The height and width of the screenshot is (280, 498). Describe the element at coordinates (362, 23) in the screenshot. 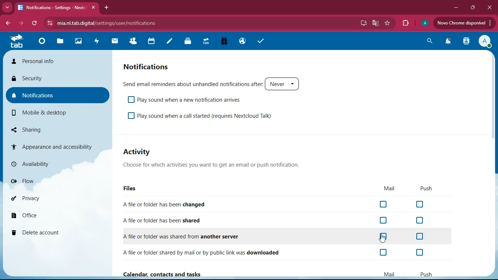

I see `desktop` at that location.